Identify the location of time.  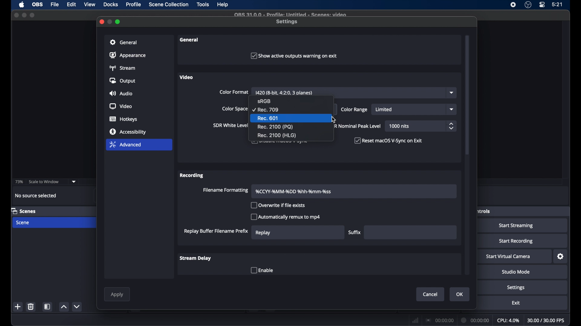
(558, 5).